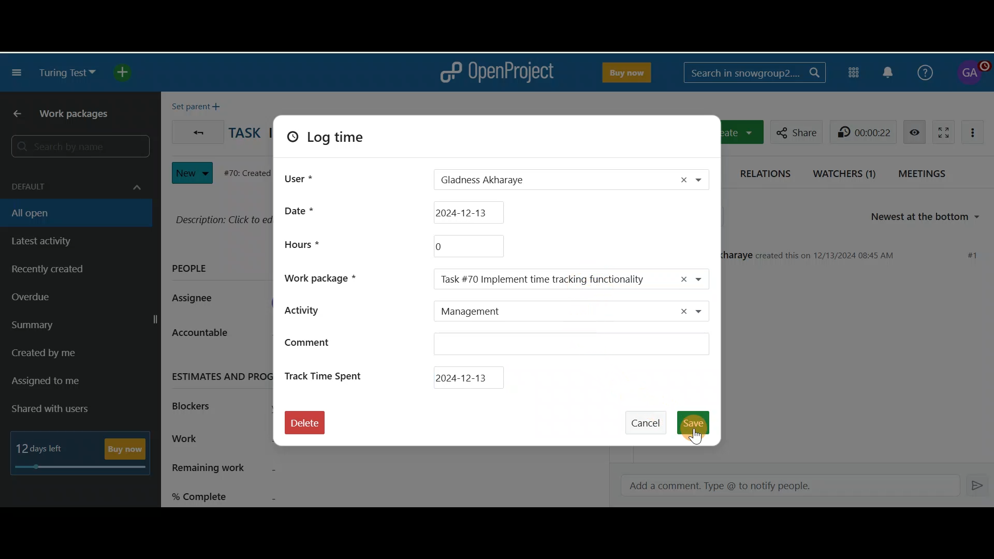  Describe the element at coordinates (322, 309) in the screenshot. I see `Activity` at that location.